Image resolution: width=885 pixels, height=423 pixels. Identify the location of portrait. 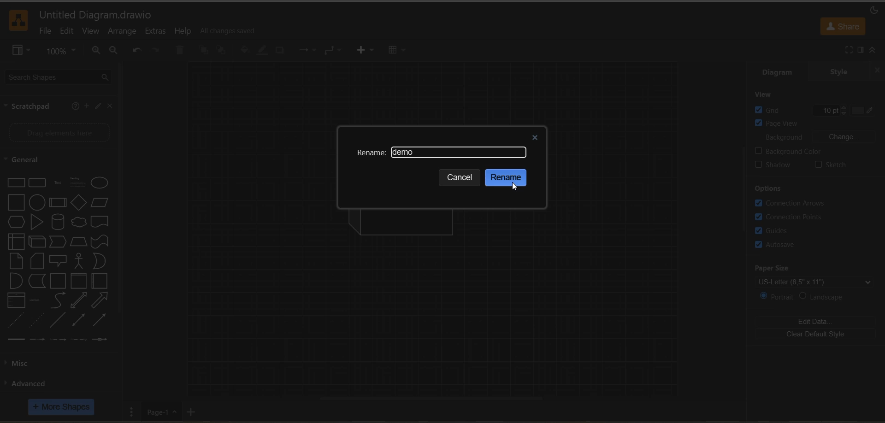
(777, 296).